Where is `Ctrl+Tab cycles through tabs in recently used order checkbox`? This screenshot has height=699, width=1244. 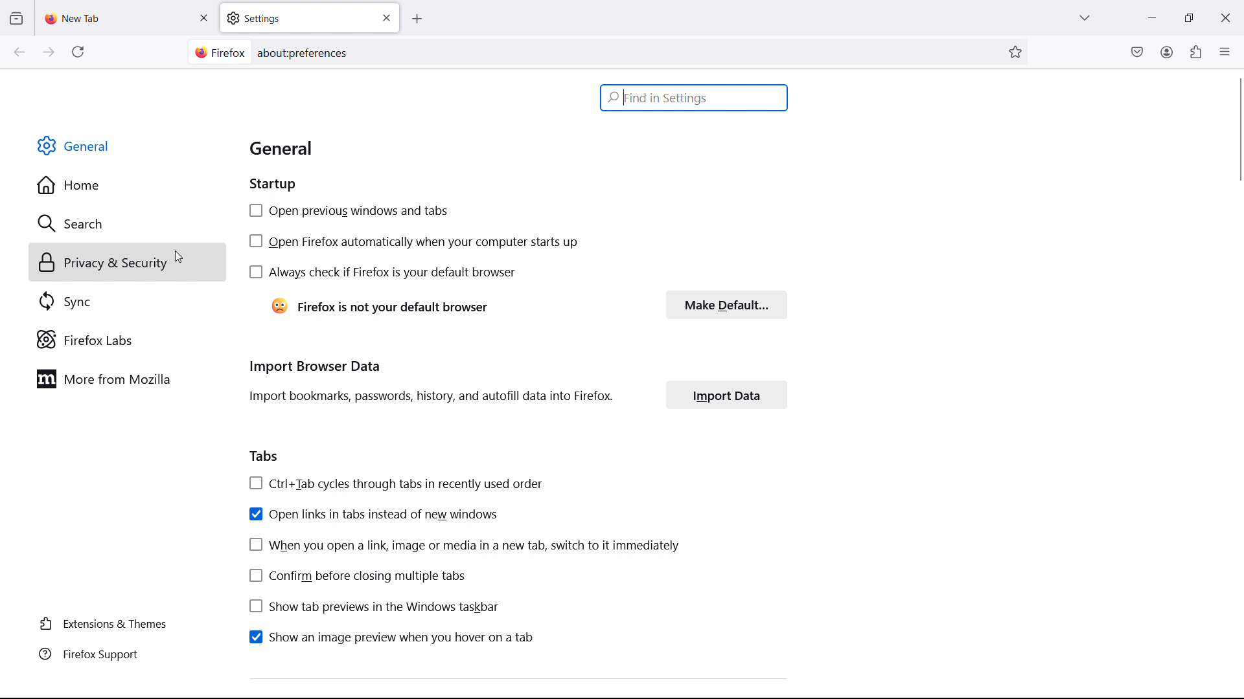
Ctrl+Tab cycles through tabs in recently used order checkbox is located at coordinates (398, 483).